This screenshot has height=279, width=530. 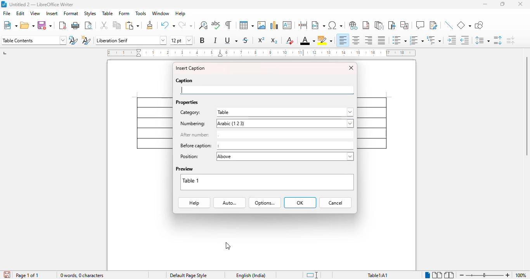 I want to click on styles, so click(x=90, y=14).